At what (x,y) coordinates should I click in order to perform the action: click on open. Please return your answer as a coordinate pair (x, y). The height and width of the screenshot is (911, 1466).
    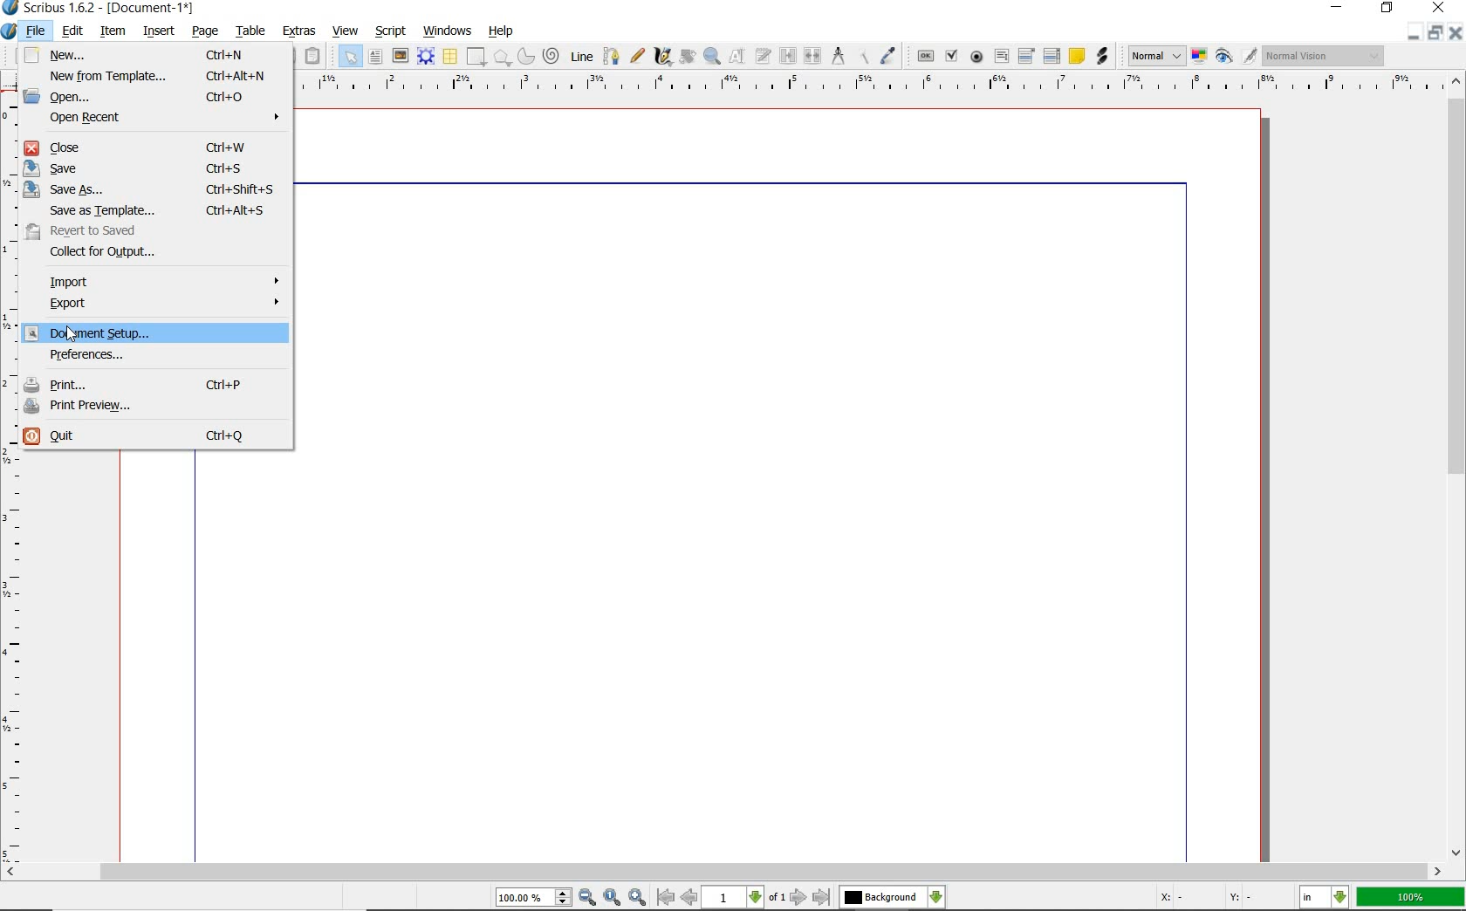
    Looking at the image, I should click on (155, 95).